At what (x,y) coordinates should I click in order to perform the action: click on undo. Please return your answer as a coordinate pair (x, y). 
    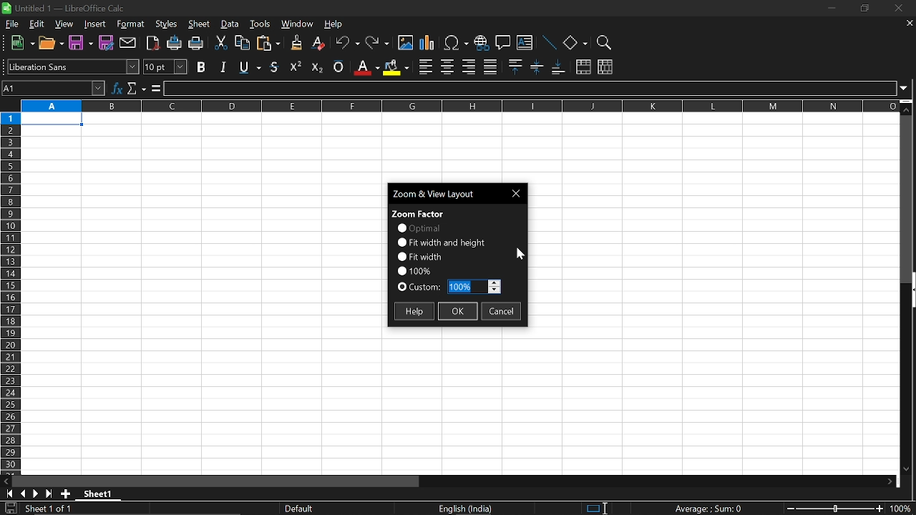
    Looking at the image, I should click on (348, 44).